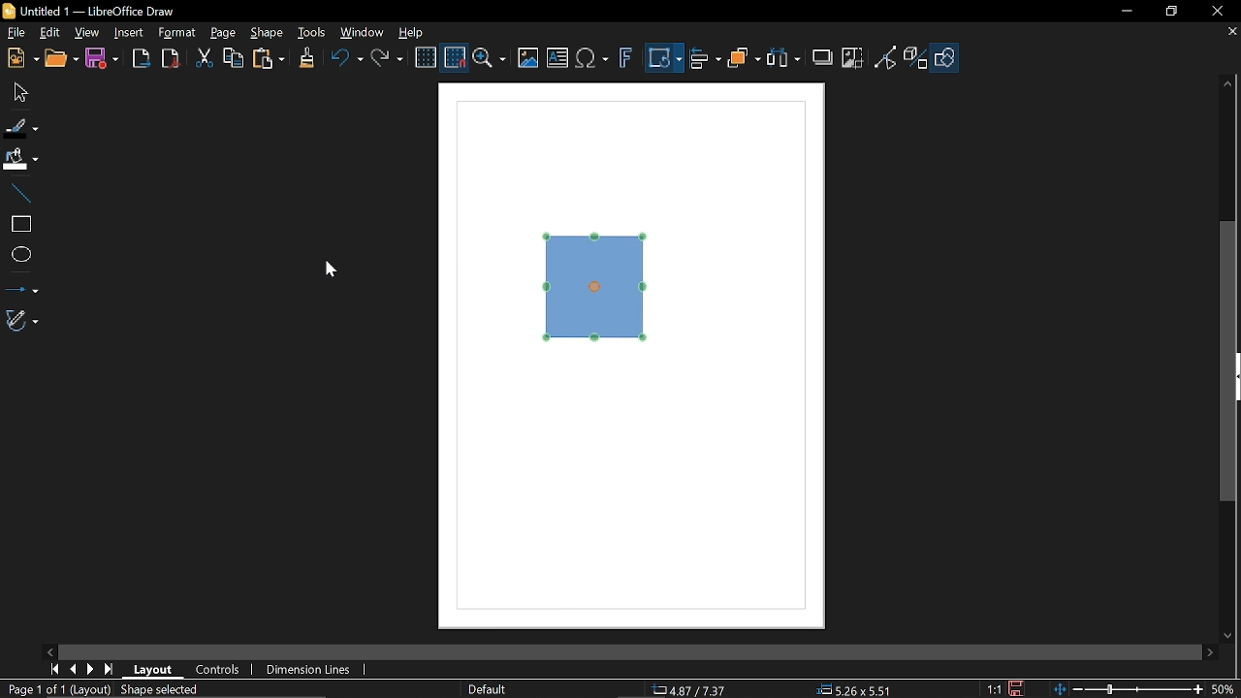 This screenshot has width=1241, height=698. I want to click on 1:1 (Scaling factor), so click(995, 690).